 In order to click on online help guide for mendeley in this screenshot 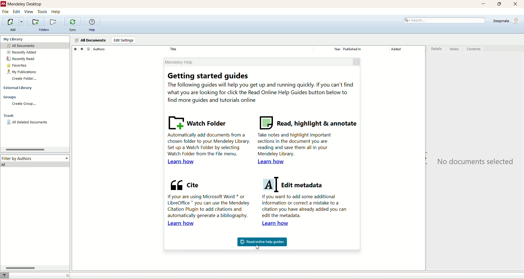, I will do `click(93, 22)`.